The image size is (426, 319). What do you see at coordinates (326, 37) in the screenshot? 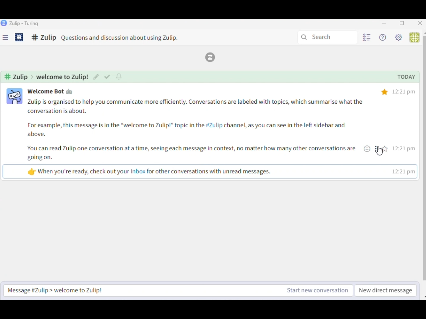
I see `Search` at bounding box center [326, 37].